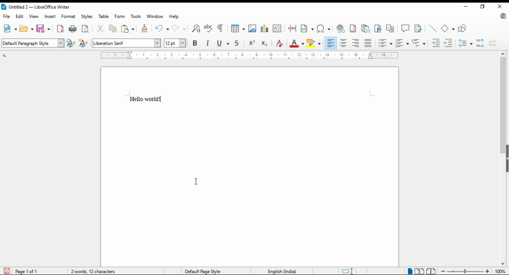 This screenshot has height=275, width=509. What do you see at coordinates (220, 27) in the screenshot?
I see `toggle formatting marks` at bounding box center [220, 27].